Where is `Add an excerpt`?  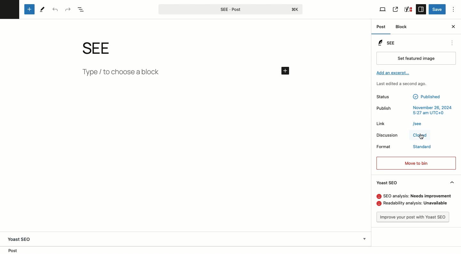 Add an excerpt is located at coordinates (394, 73).